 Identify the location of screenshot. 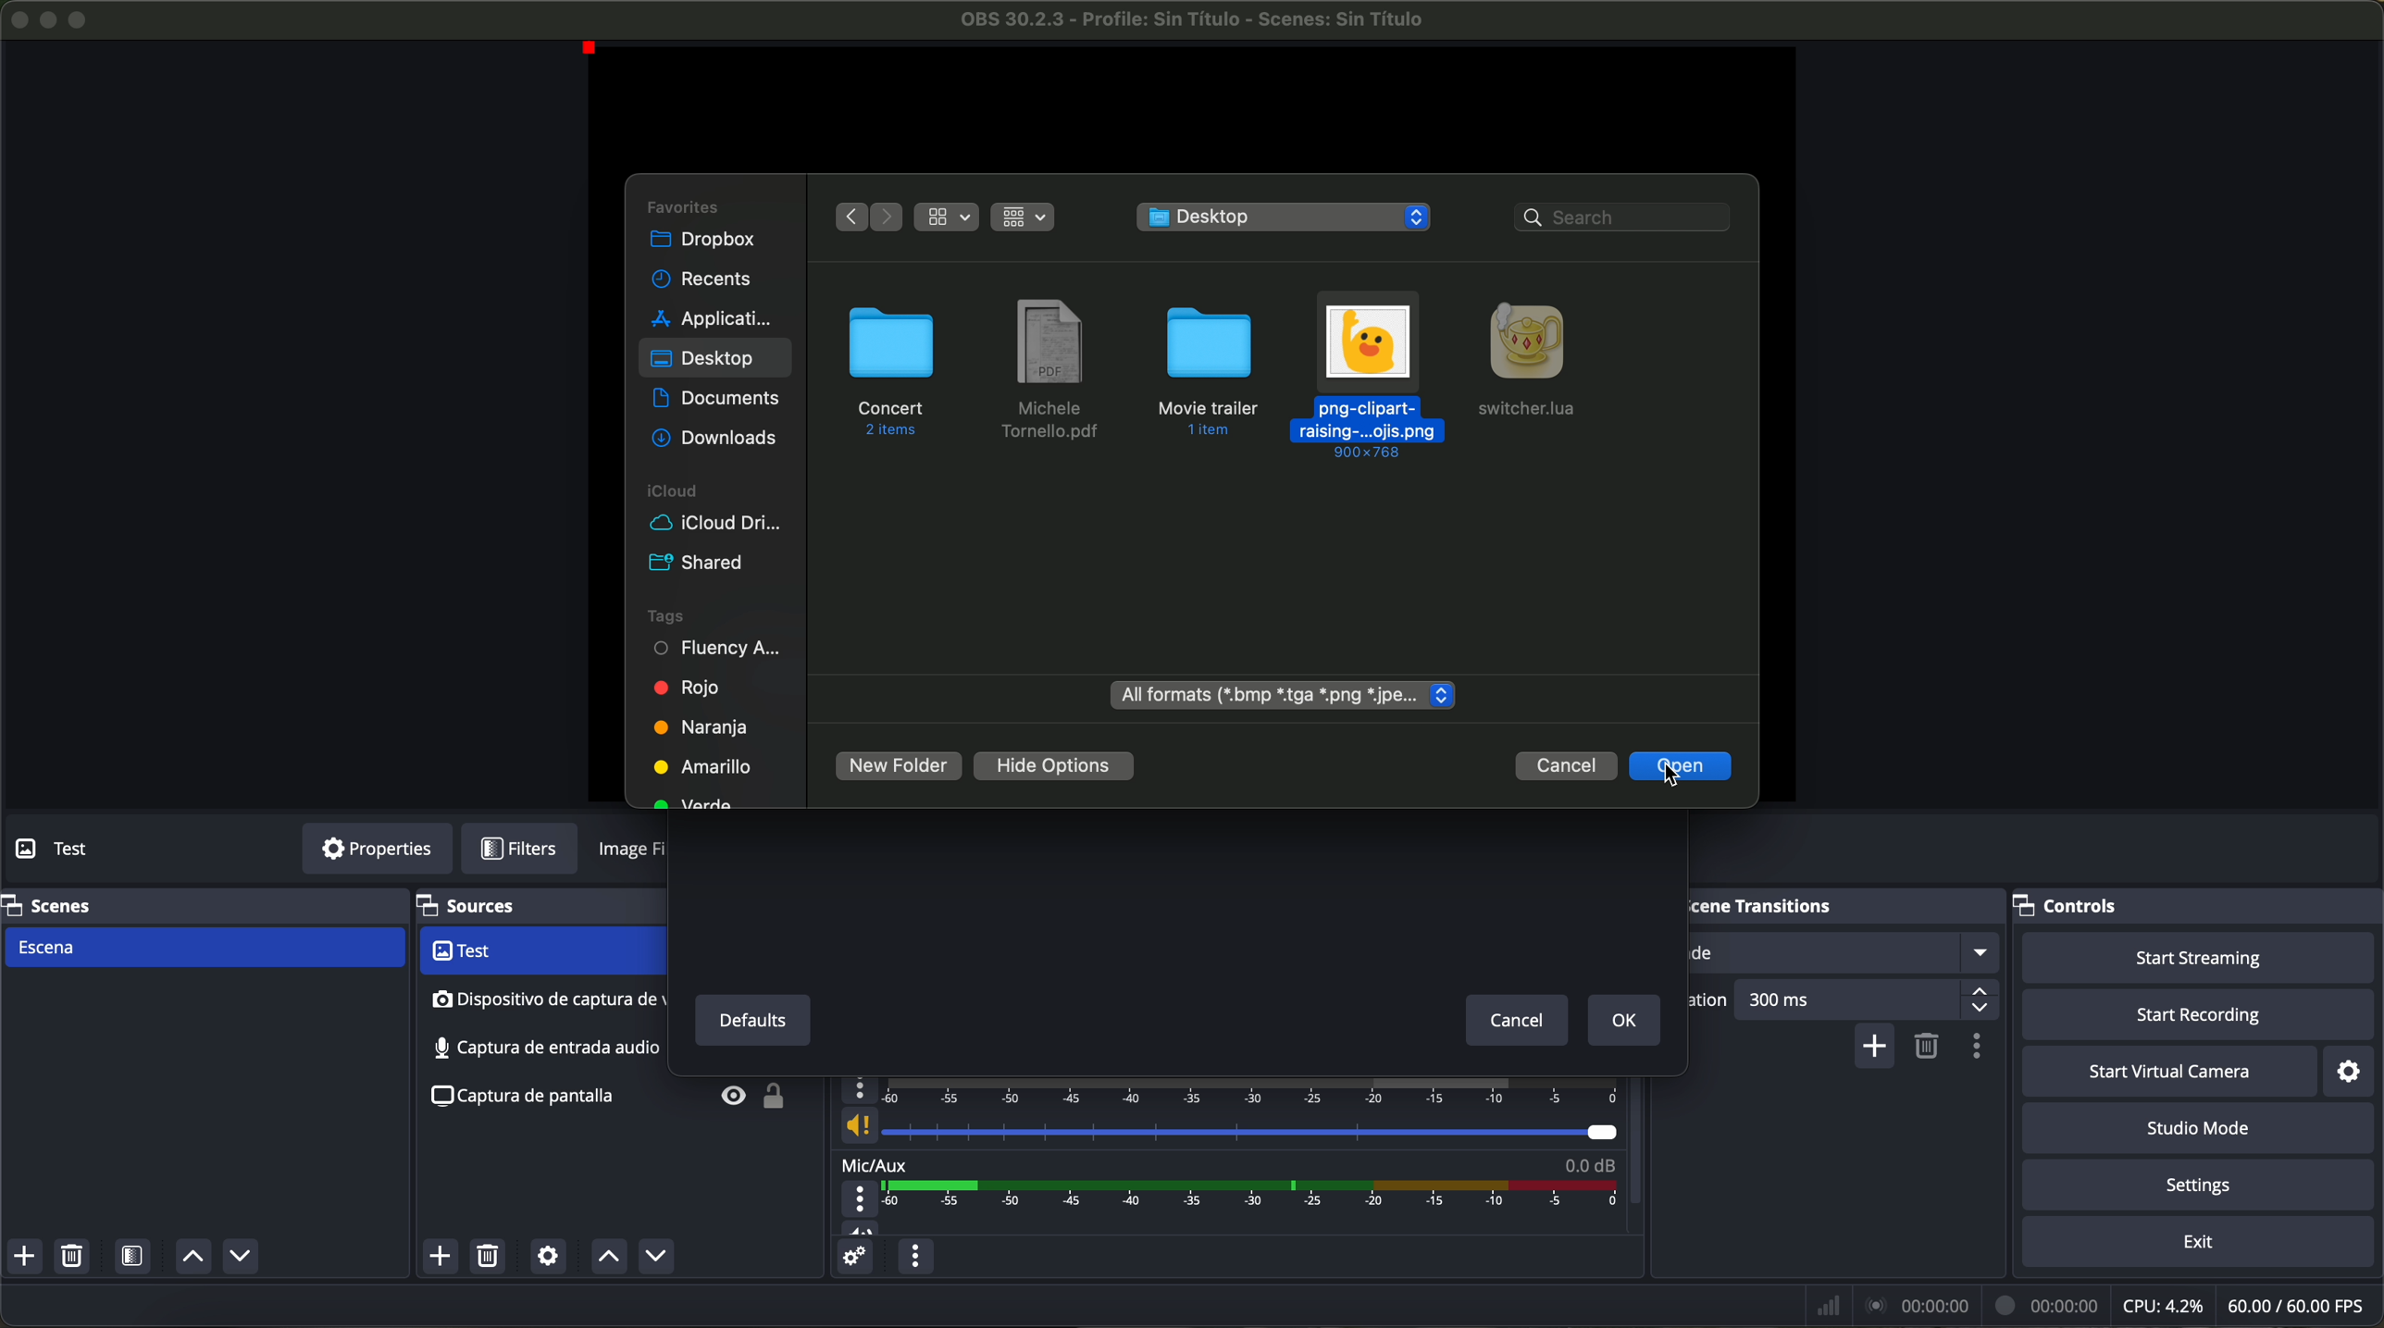
(541, 1048).